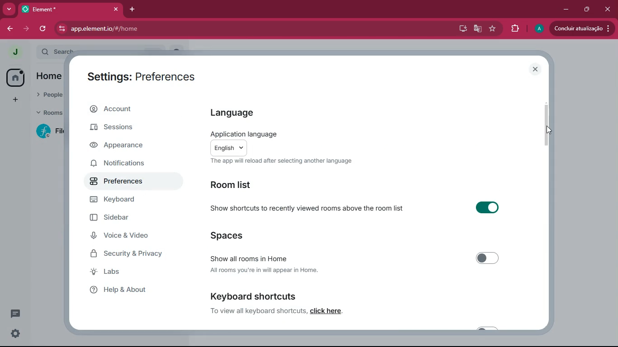  What do you see at coordinates (11, 52) in the screenshot?
I see `j` at bounding box center [11, 52].